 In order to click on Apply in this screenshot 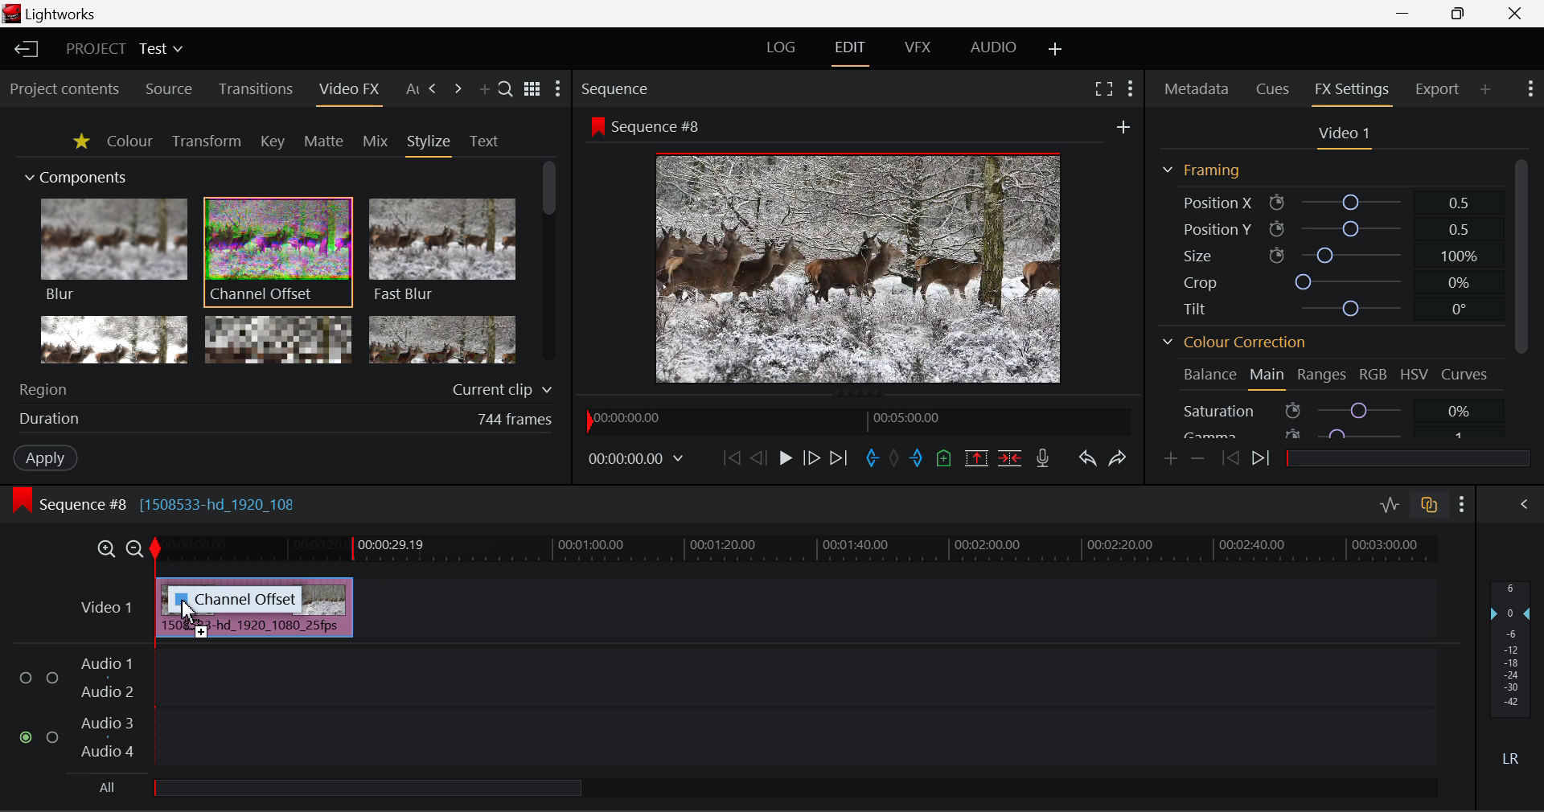, I will do `click(47, 459)`.